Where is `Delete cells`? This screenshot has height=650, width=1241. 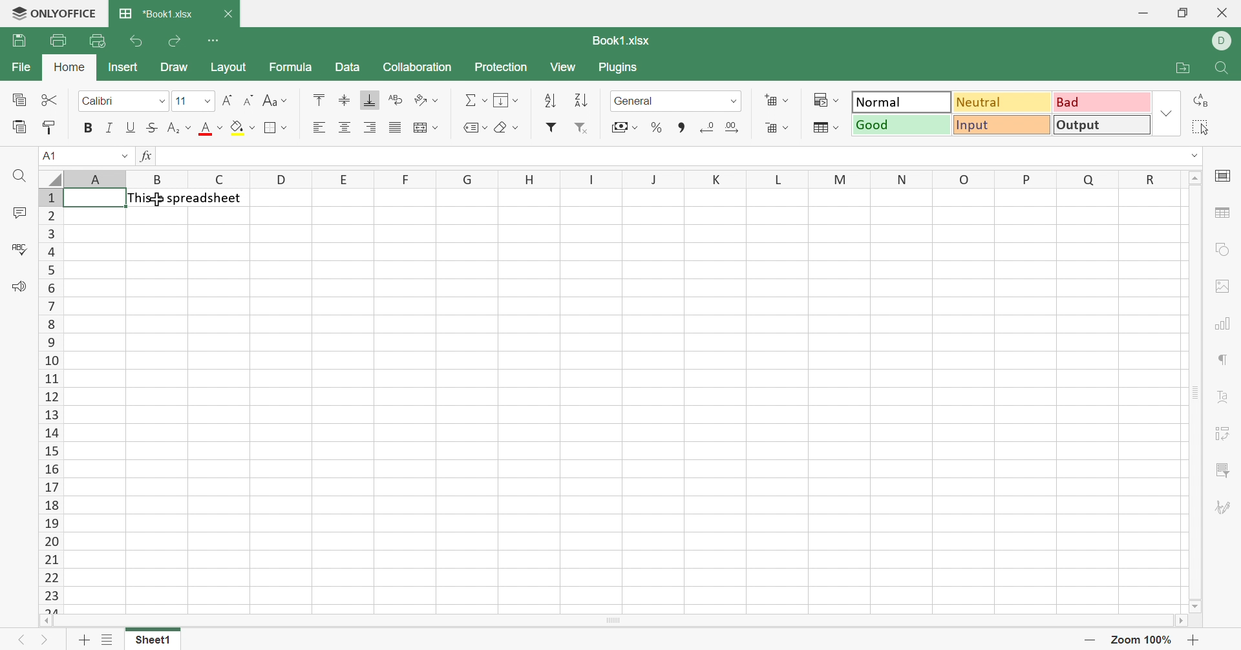
Delete cells is located at coordinates (770, 125).